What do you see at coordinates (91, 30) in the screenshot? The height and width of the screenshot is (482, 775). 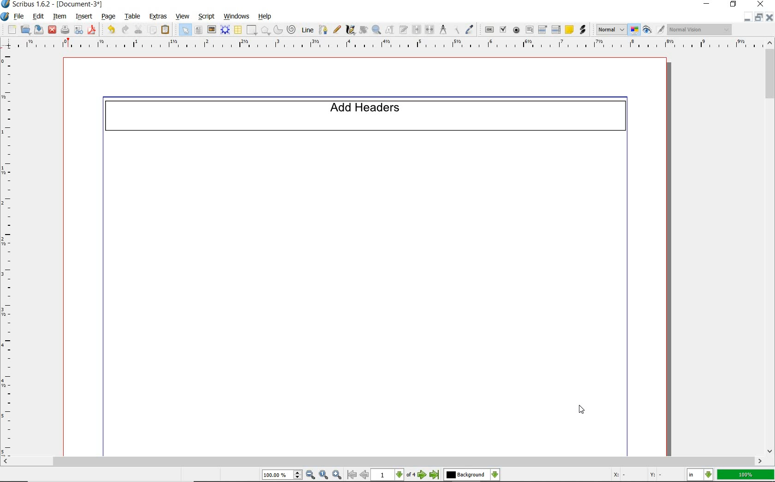 I see `save as pdf` at bounding box center [91, 30].